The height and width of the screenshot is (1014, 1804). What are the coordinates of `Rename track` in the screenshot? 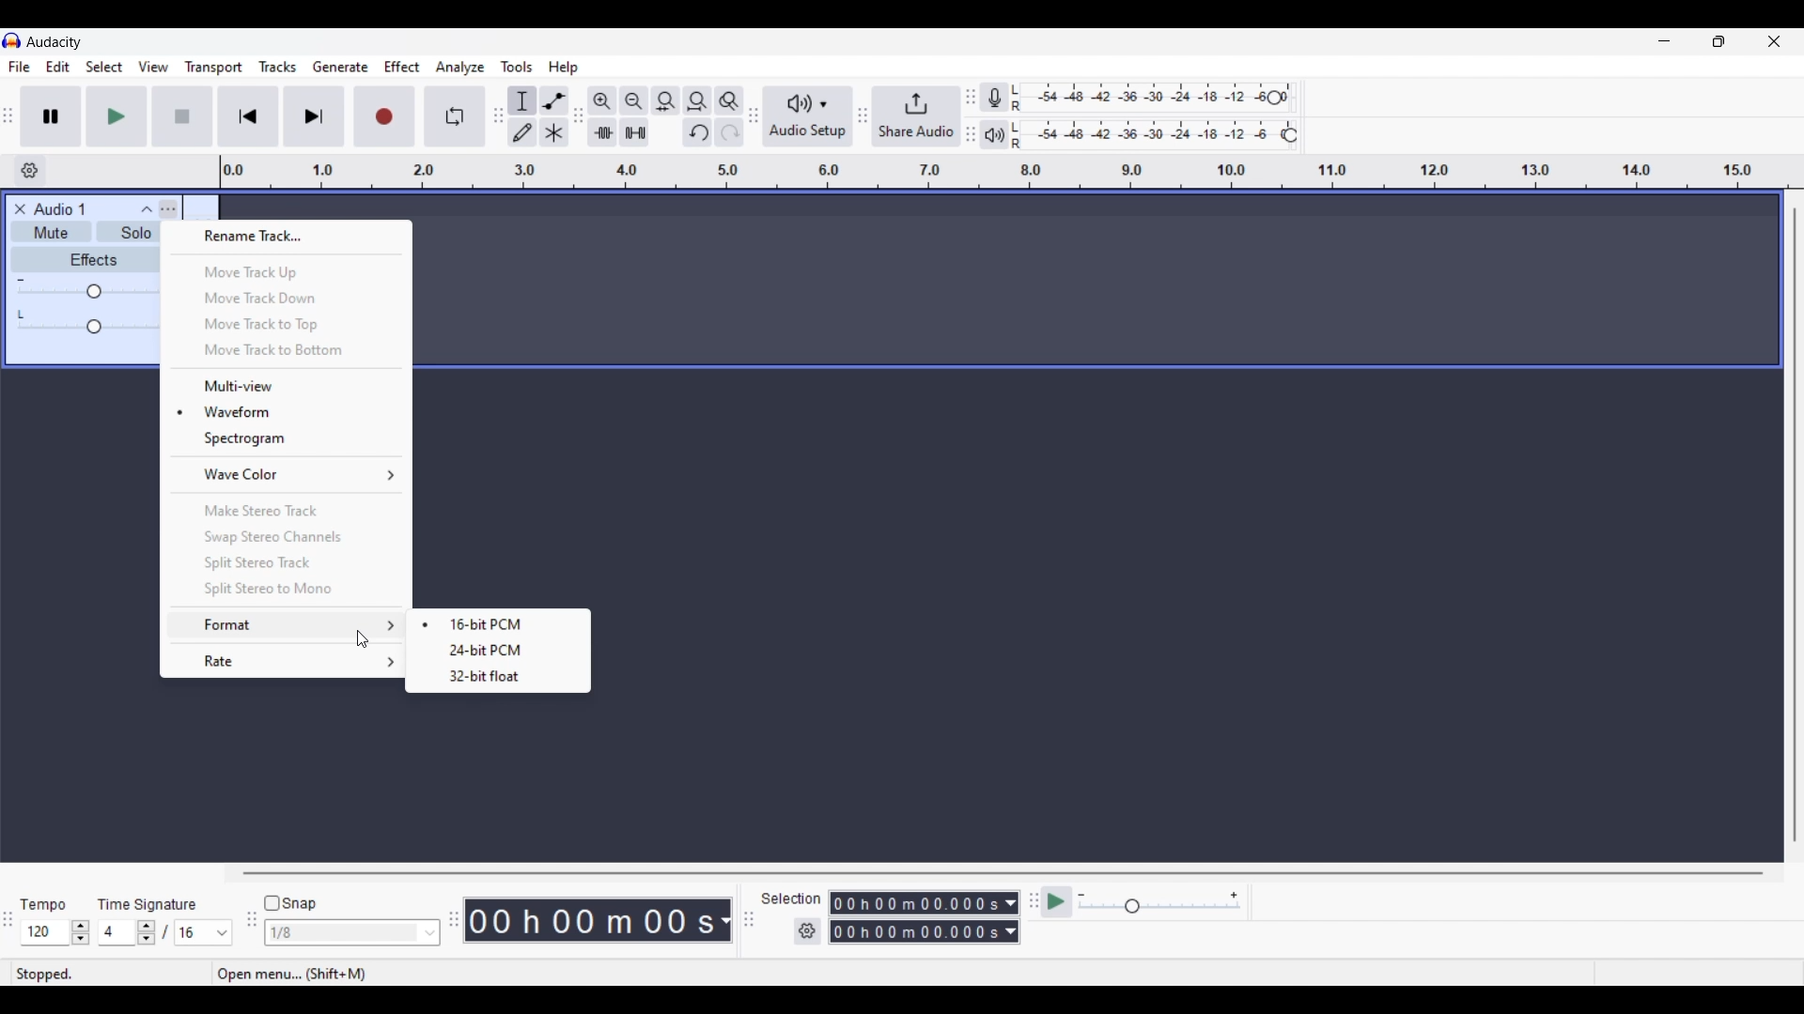 It's located at (287, 237).